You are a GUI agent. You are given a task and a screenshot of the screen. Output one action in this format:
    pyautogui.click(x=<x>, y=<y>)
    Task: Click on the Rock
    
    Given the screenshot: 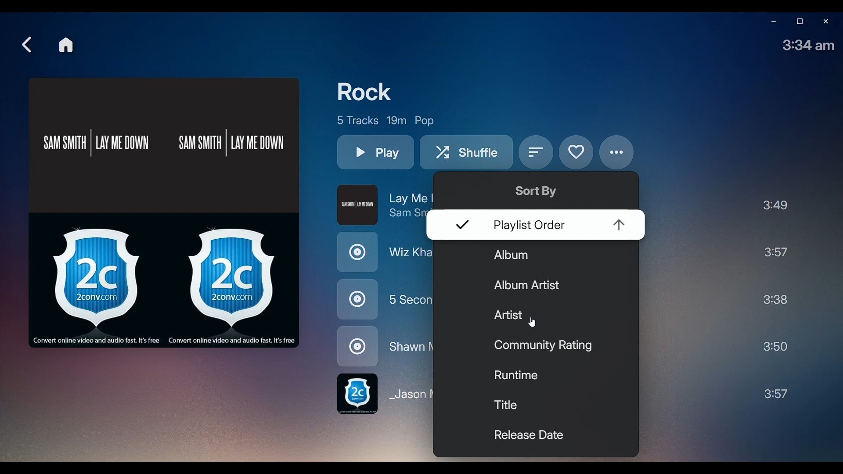 What is the action you would take?
    pyautogui.click(x=369, y=91)
    